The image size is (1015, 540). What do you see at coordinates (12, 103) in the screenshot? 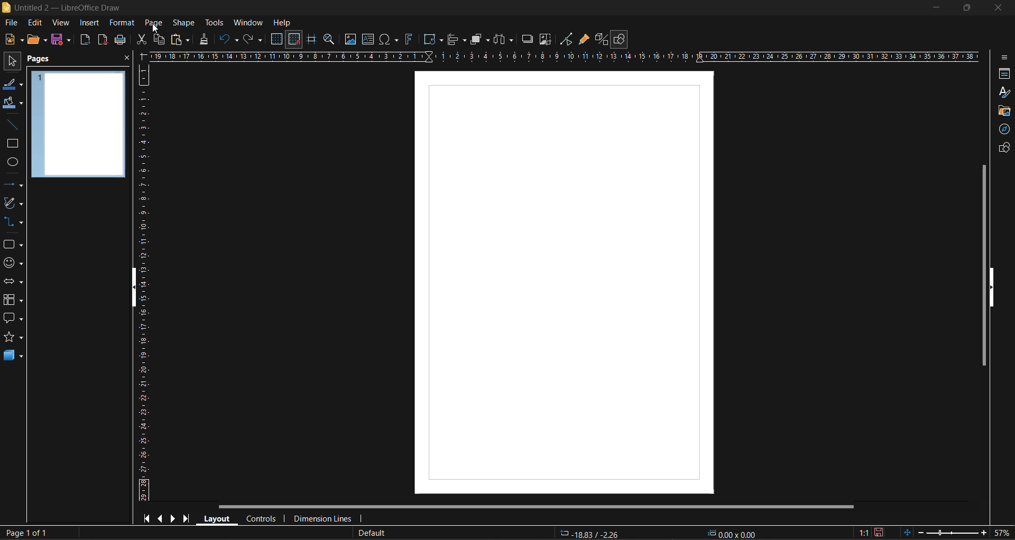
I see `fill color` at bounding box center [12, 103].